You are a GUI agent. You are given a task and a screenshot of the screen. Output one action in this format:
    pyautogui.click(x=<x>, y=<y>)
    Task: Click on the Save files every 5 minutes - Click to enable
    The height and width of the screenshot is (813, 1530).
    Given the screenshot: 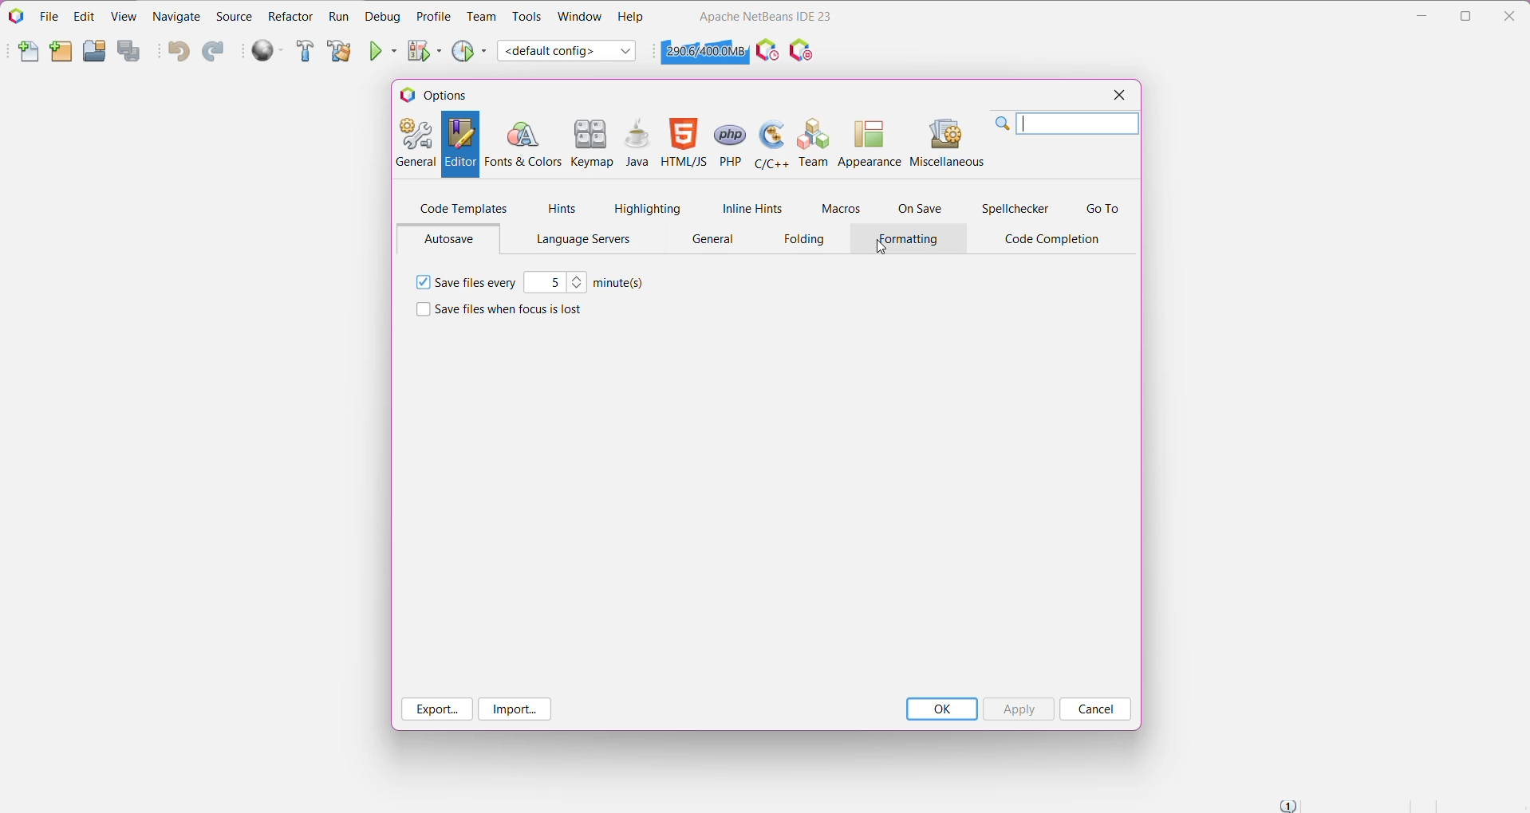 What is the action you would take?
    pyautogui.click(x=476, y=281)
    